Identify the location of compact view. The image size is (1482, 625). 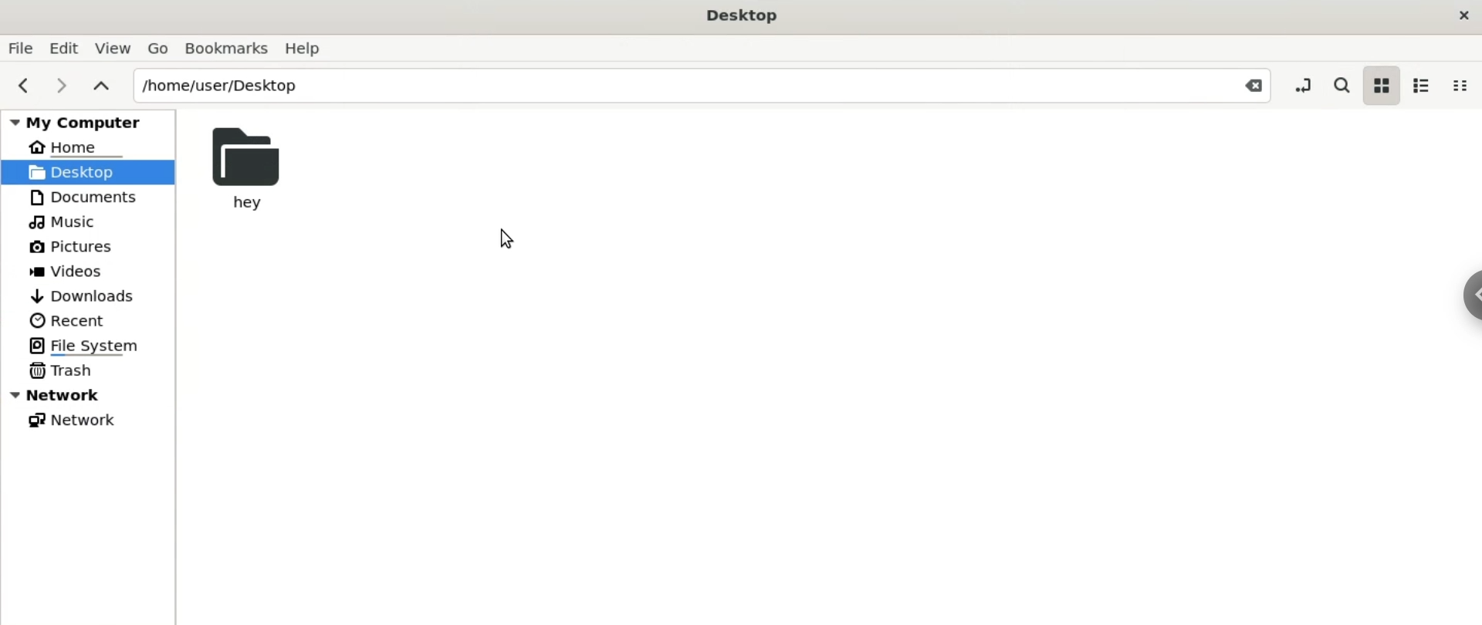
(1463, 86).